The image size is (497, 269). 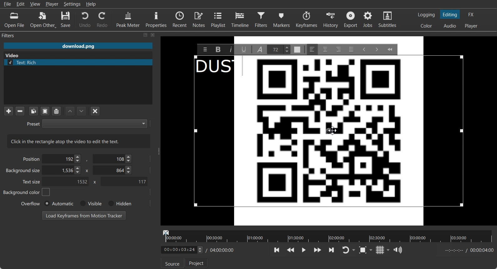 What do you see at coordinates (297, 49) in the screenshot?
I see `Text Color` at bounding box center [297, 49].